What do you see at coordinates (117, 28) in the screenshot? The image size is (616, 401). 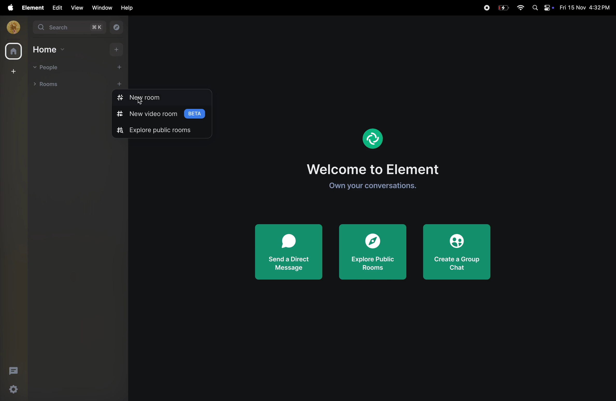 I see `explore` at bounding box center [117, 28].